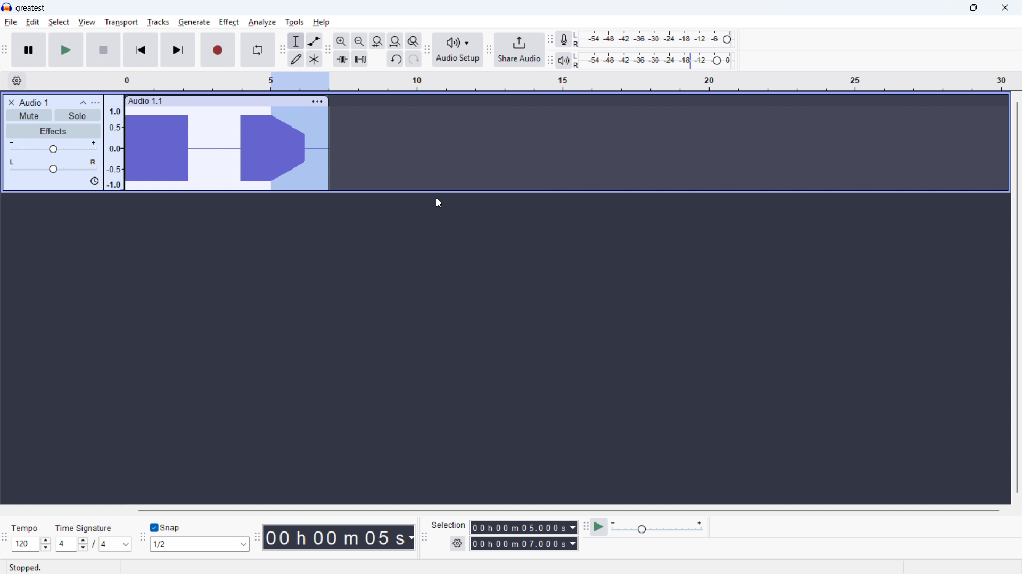 The height and width of the screenshot is (574, 1022). What do you see at coordinates (32, 22) in the screenshot?
I see `edit` at bounding box center [32, 22].